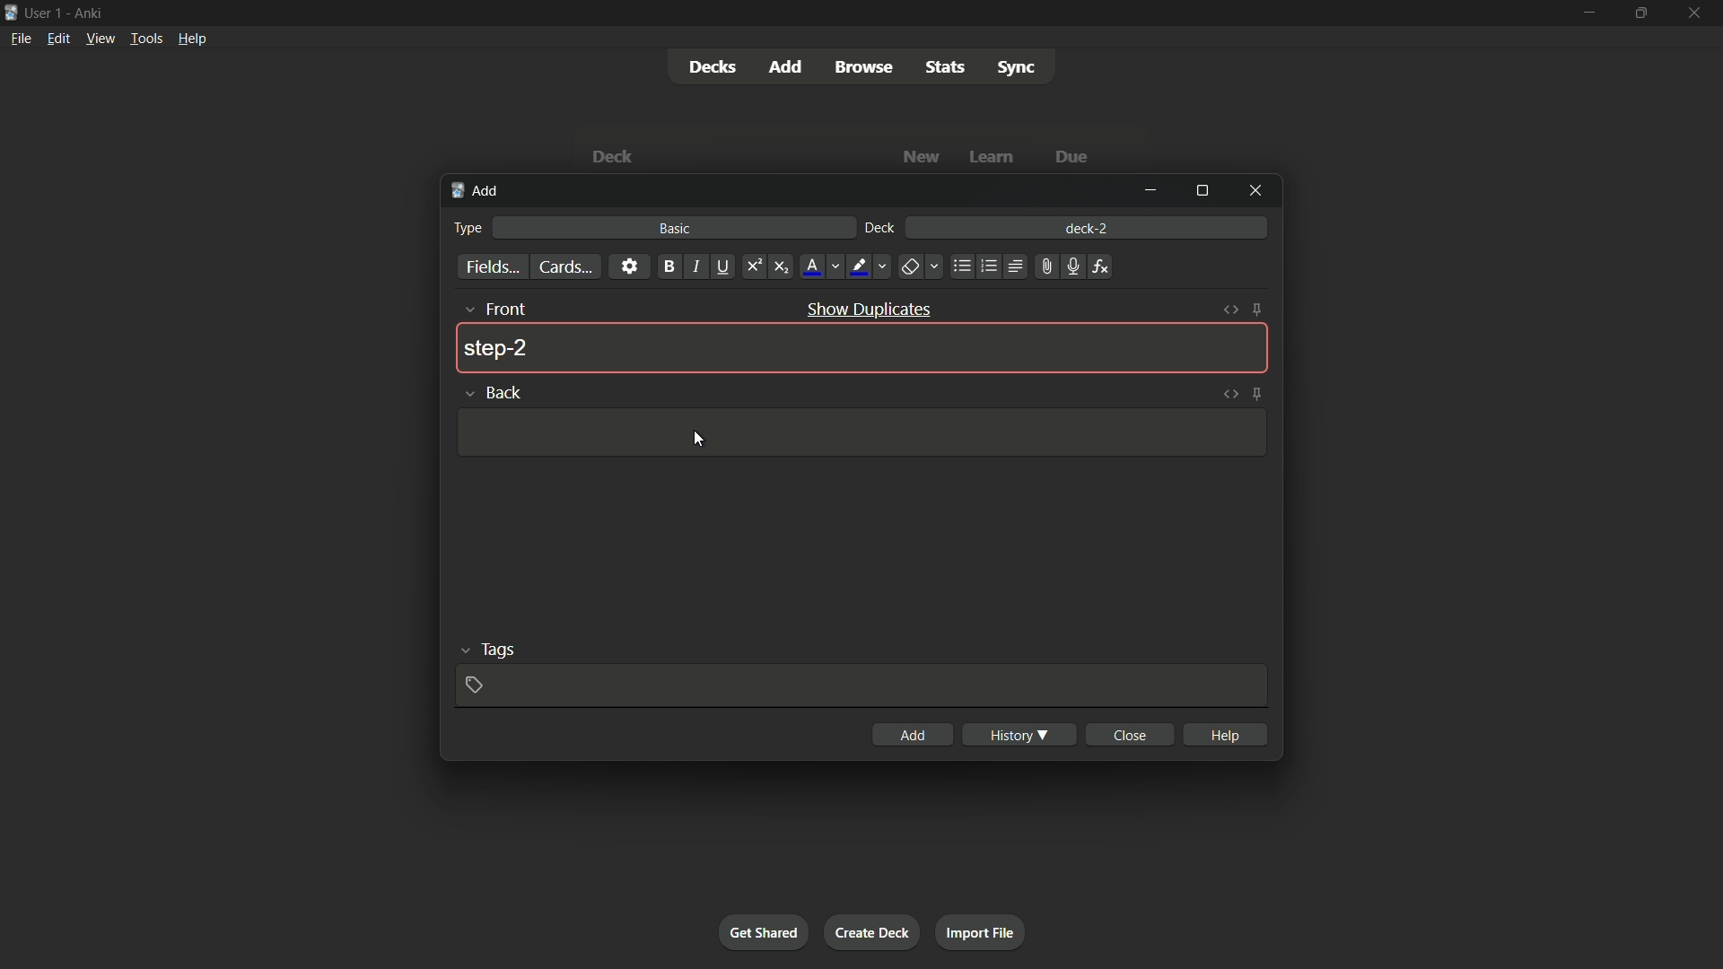 The image size is (1723, 969). What do you see at coordinates (882, 229) in the screenshot?
I see `deck` at bounding box center [882, 229].